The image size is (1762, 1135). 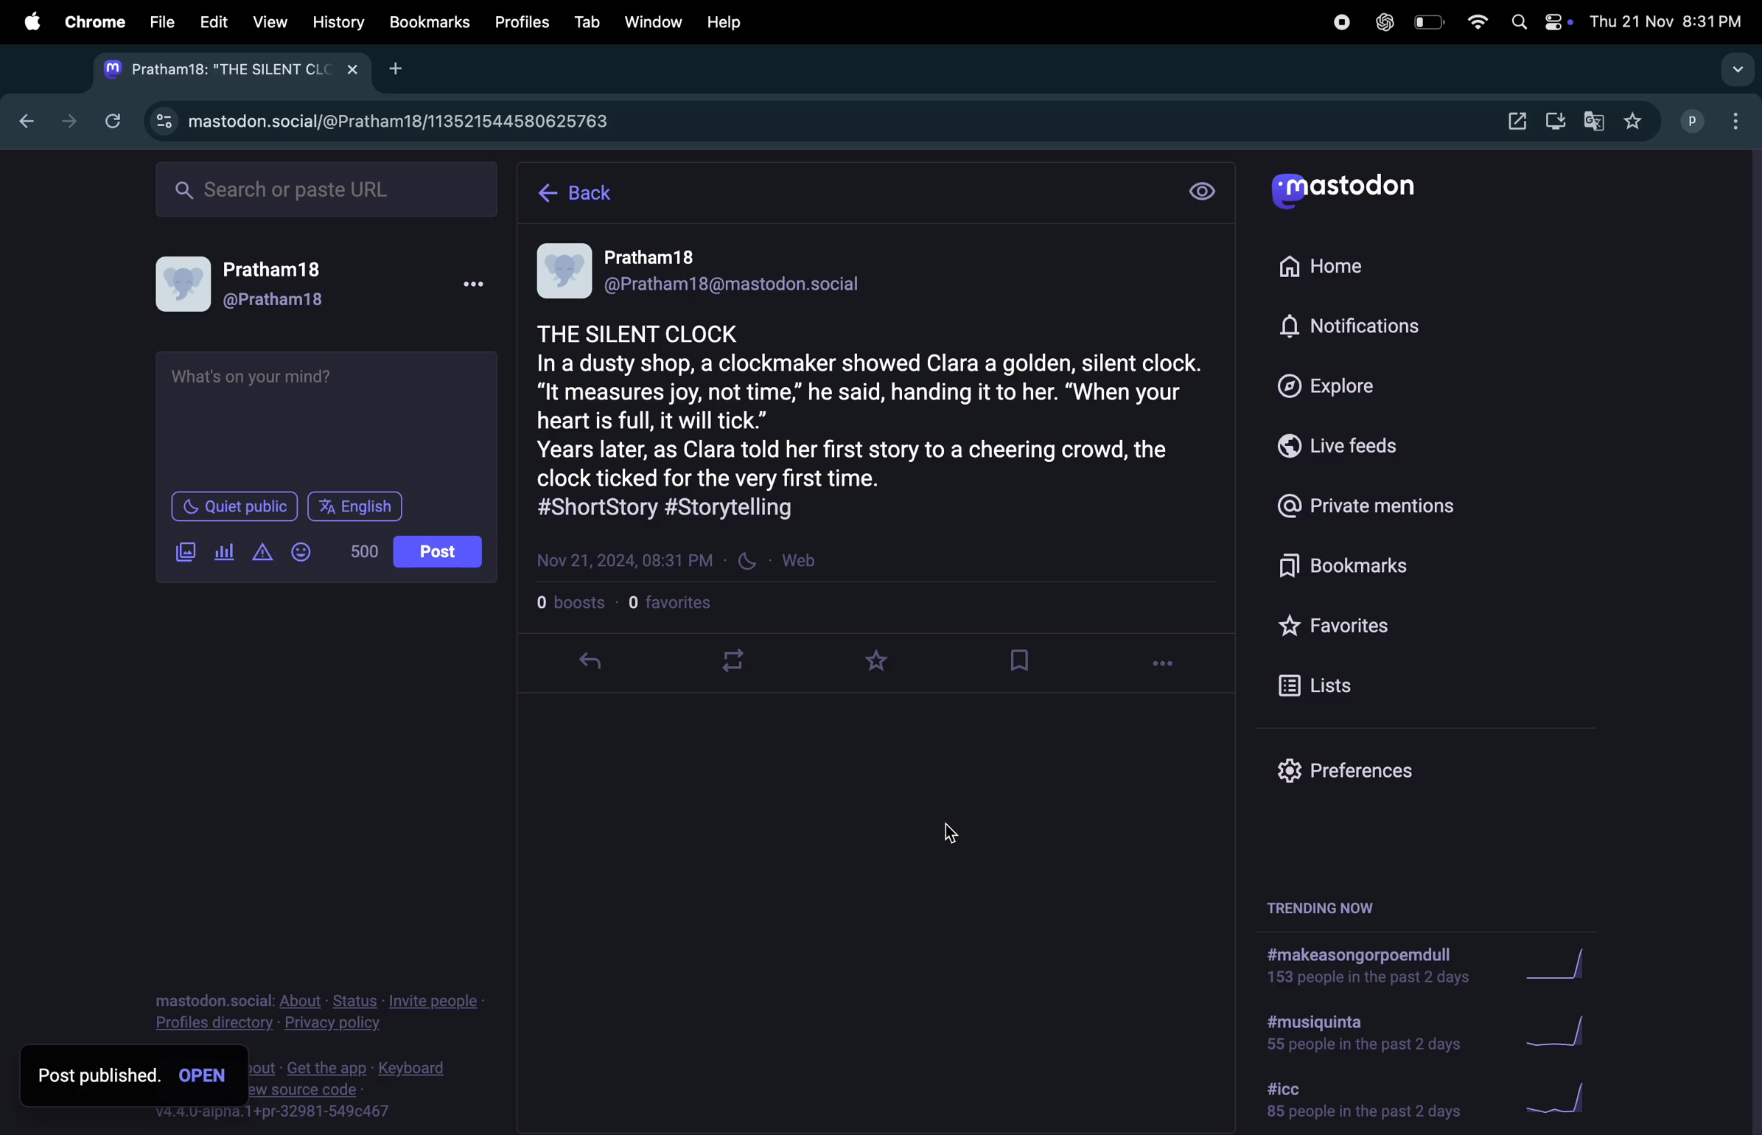 I want to click on add new tab, so click(x=403, y=70).